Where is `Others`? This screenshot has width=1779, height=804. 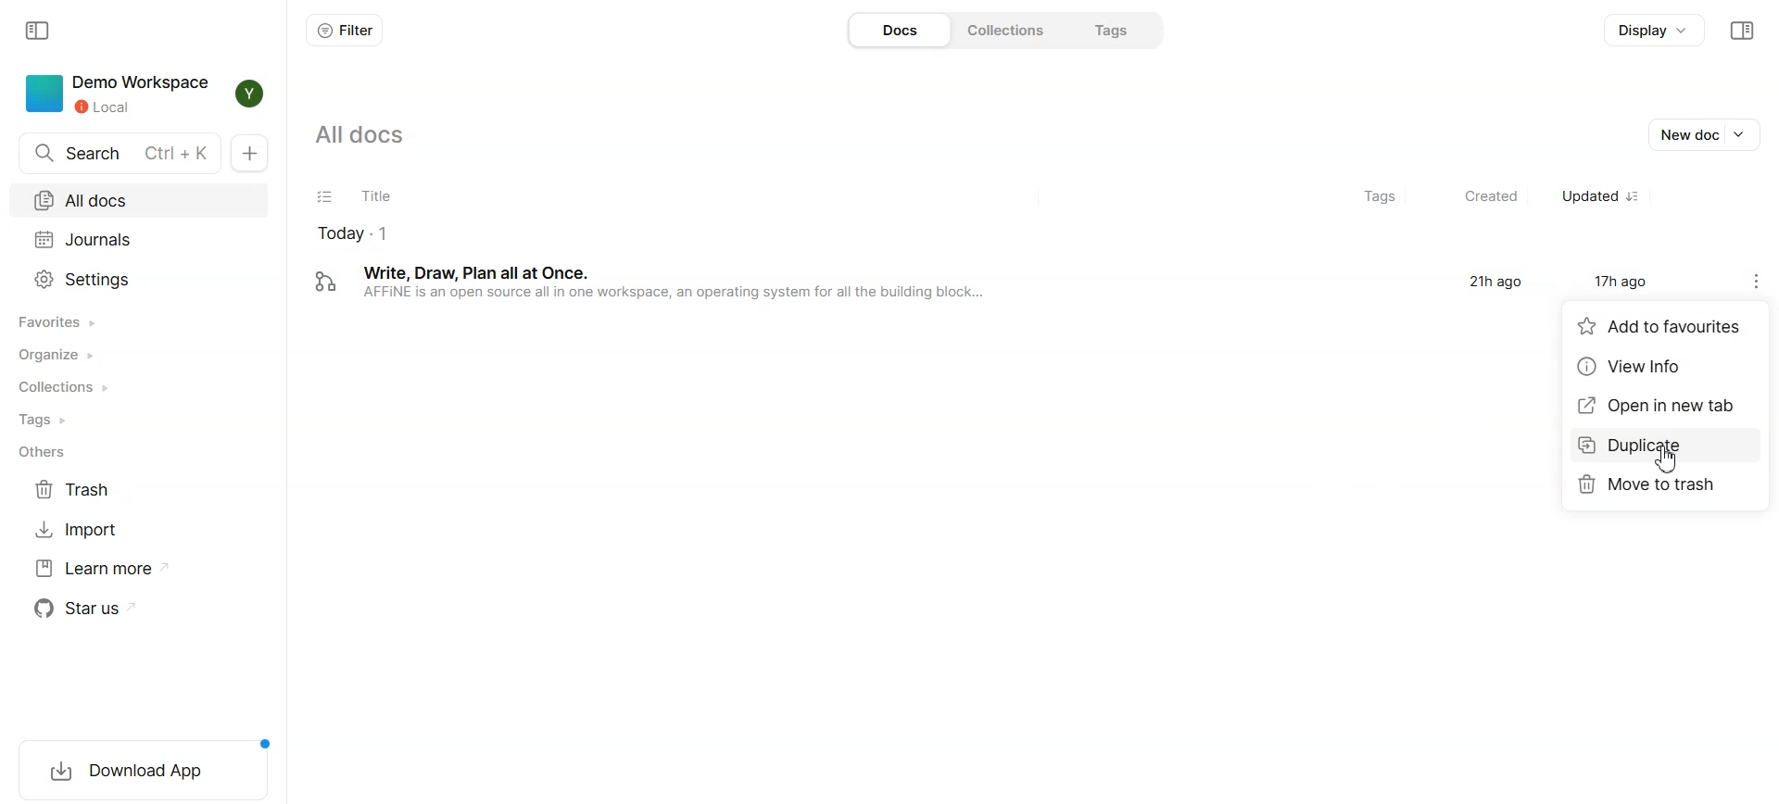 Others is located at coordinates (141, 452).